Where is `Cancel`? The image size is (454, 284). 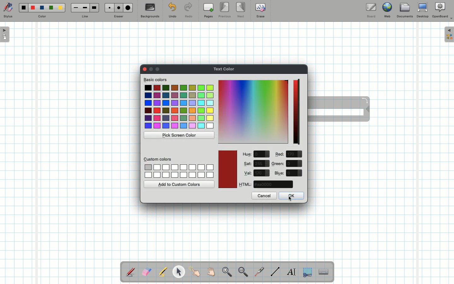
Cancel is located at coordinates (264, 196).